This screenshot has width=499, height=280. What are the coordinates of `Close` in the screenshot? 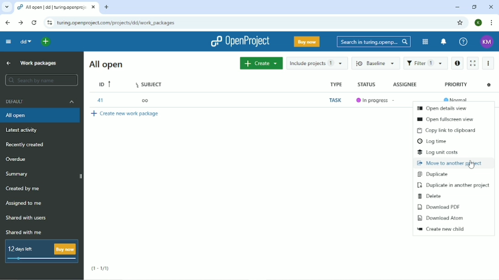 It's located at (490, 7).